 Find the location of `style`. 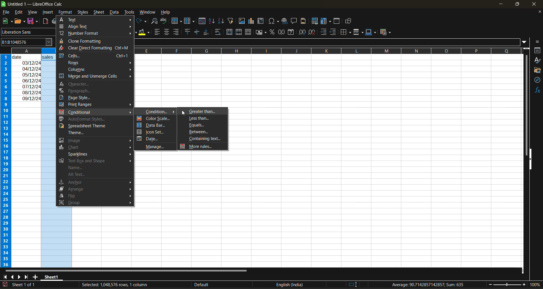

style is located at coordinates (538, 60).